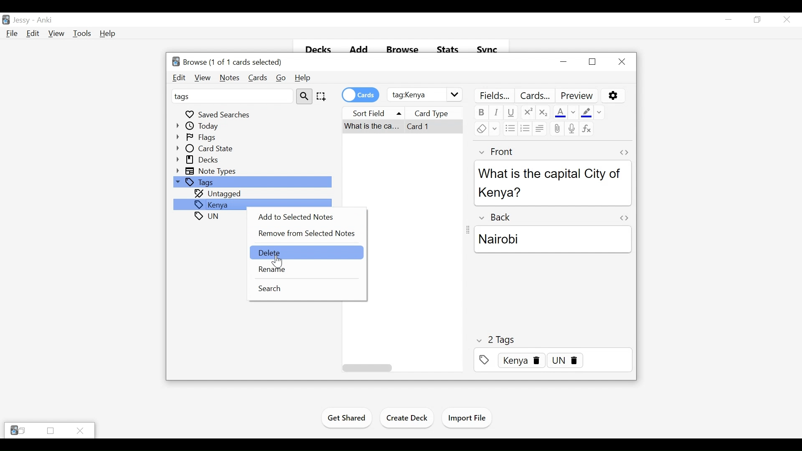 The image size is (802, 451). Describe the element at coordinates (6, 20) in the screenshot. I see `Anki Desktop Icon` at that location.